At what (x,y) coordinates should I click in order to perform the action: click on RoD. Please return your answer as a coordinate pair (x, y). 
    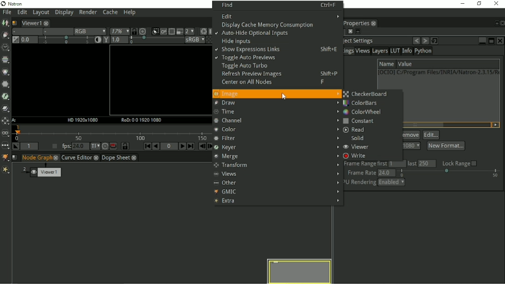
    Looking at the image, I should click on (140, 120).